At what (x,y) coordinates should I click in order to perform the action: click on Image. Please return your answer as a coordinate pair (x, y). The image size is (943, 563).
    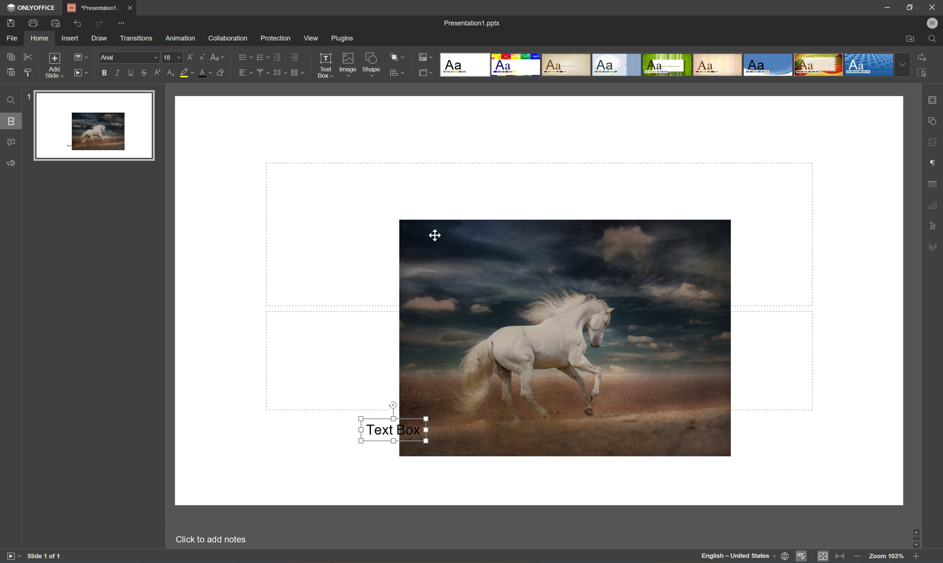
    Looking at the image, I should click on (577, 337).